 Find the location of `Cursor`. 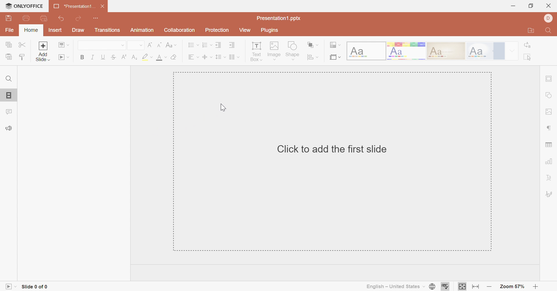

Cursor is located at coordinates (223, 107).